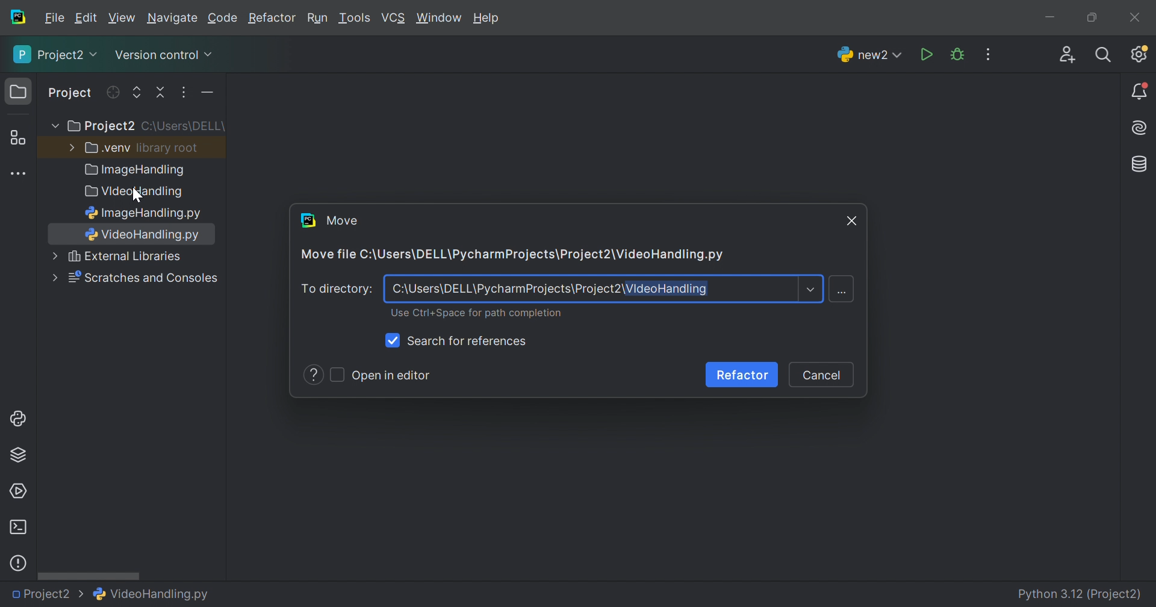  What do you see at coordinates (108, 148) in the screenshot?
I see `.venv` at bounding box center [108, 148].